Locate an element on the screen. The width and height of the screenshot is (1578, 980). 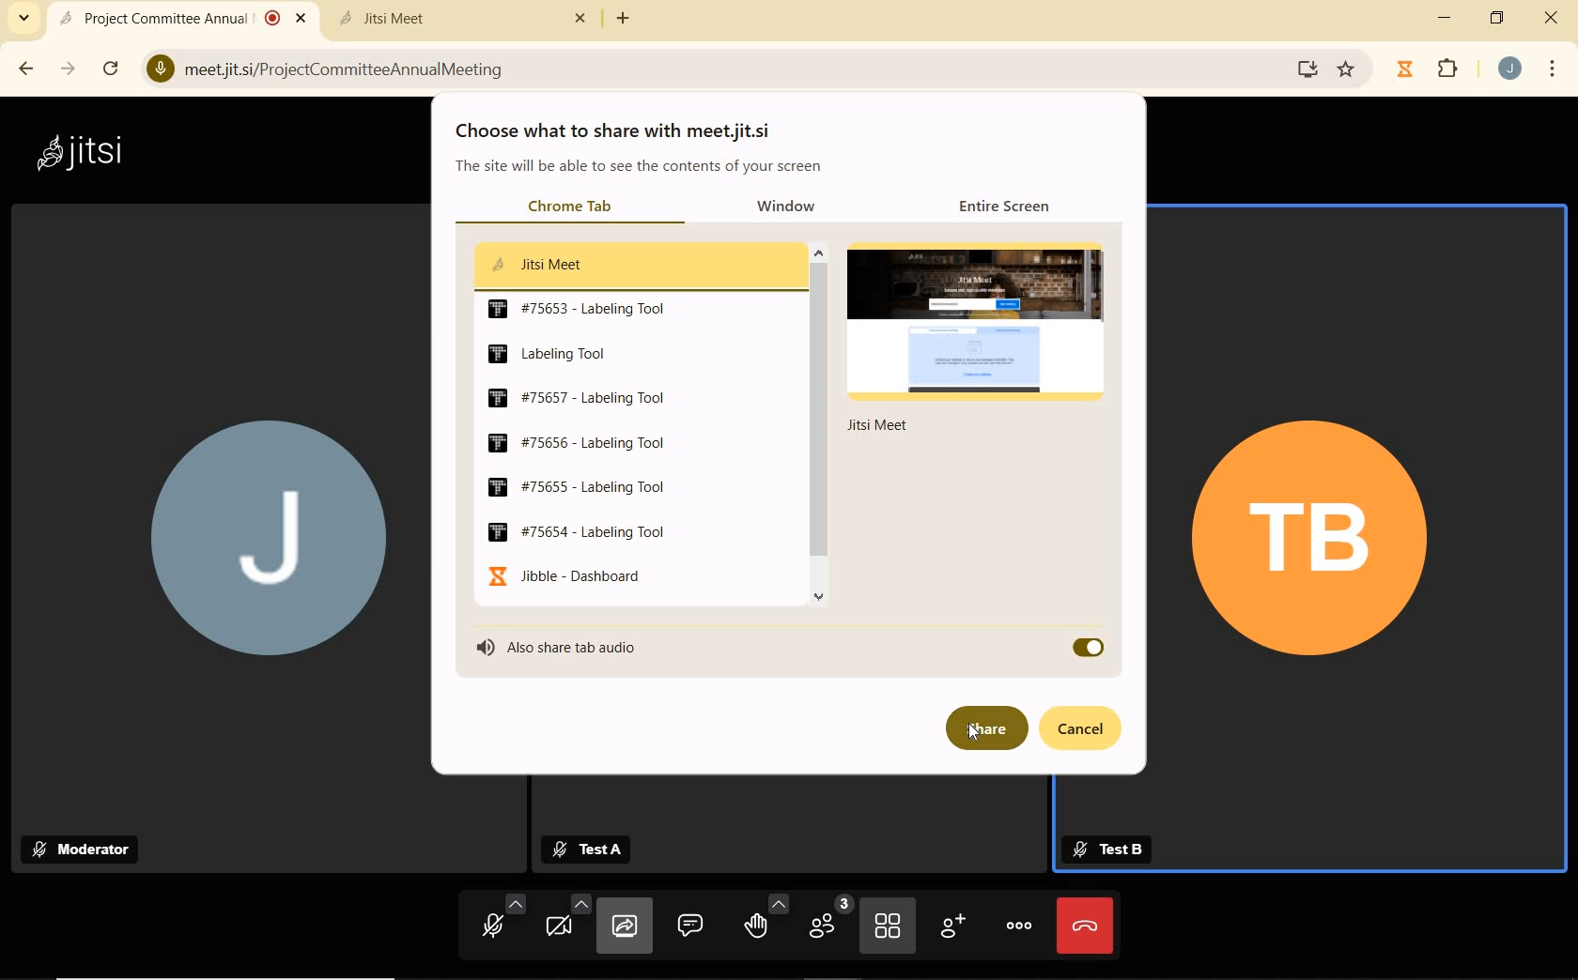
SCROLL BAR is located at coordinates (819, 431).